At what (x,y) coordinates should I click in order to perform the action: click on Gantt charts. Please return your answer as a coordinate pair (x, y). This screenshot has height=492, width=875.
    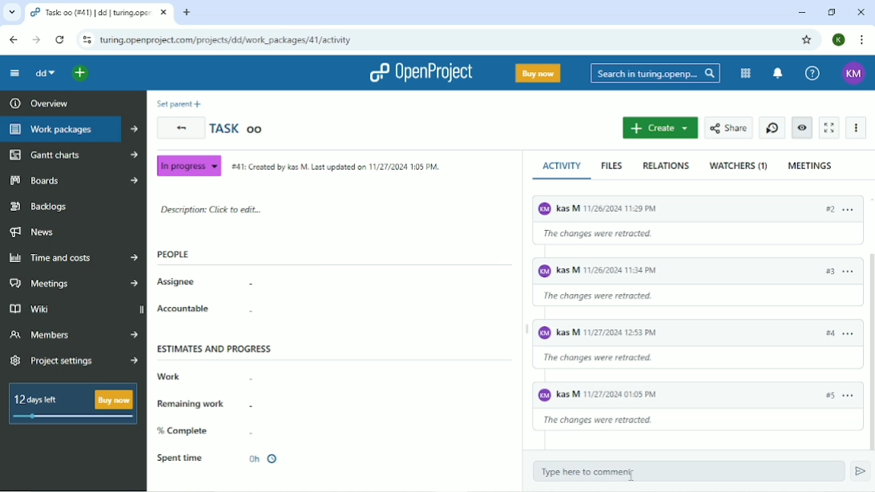
    Looking at the image, I should click on (72, 155).